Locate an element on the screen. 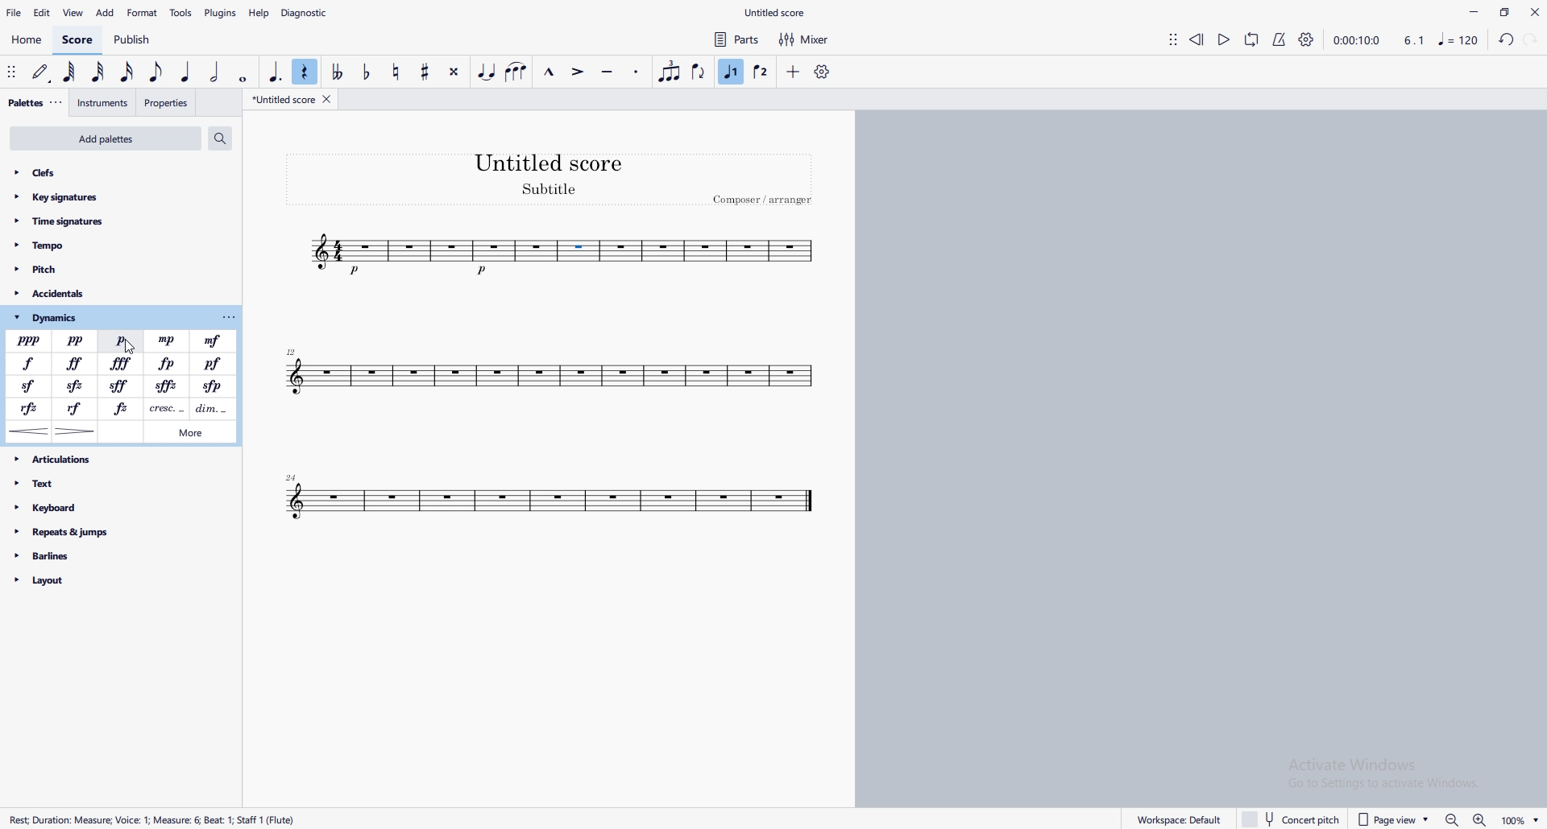 This screenshot has height=829, width=1547. edit is located at coordinates (44, 13).